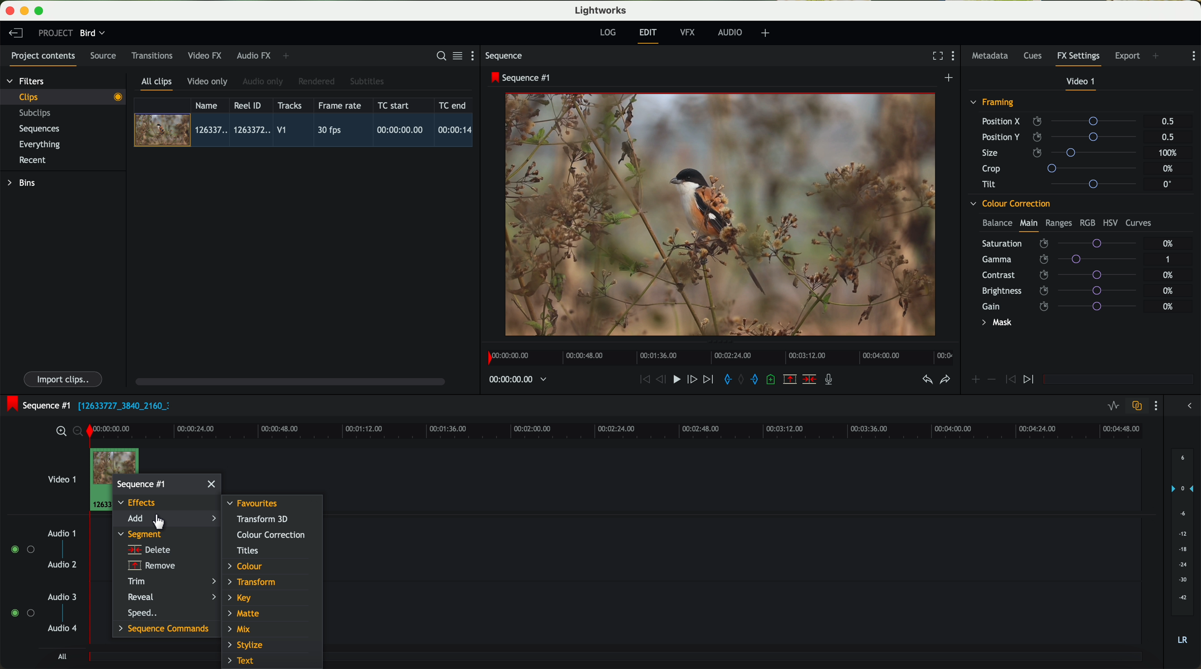 The height and width of the screenshot is (669, 1201). Describe the element at coordinates (1168, 306) in the screenshot. I see `0%` at that location.